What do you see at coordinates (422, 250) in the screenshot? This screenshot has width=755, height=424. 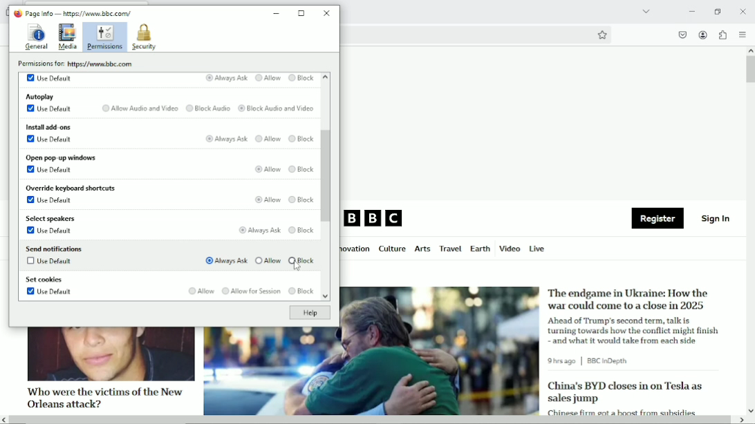 I see `Arts` at bounding box center [422, 250].